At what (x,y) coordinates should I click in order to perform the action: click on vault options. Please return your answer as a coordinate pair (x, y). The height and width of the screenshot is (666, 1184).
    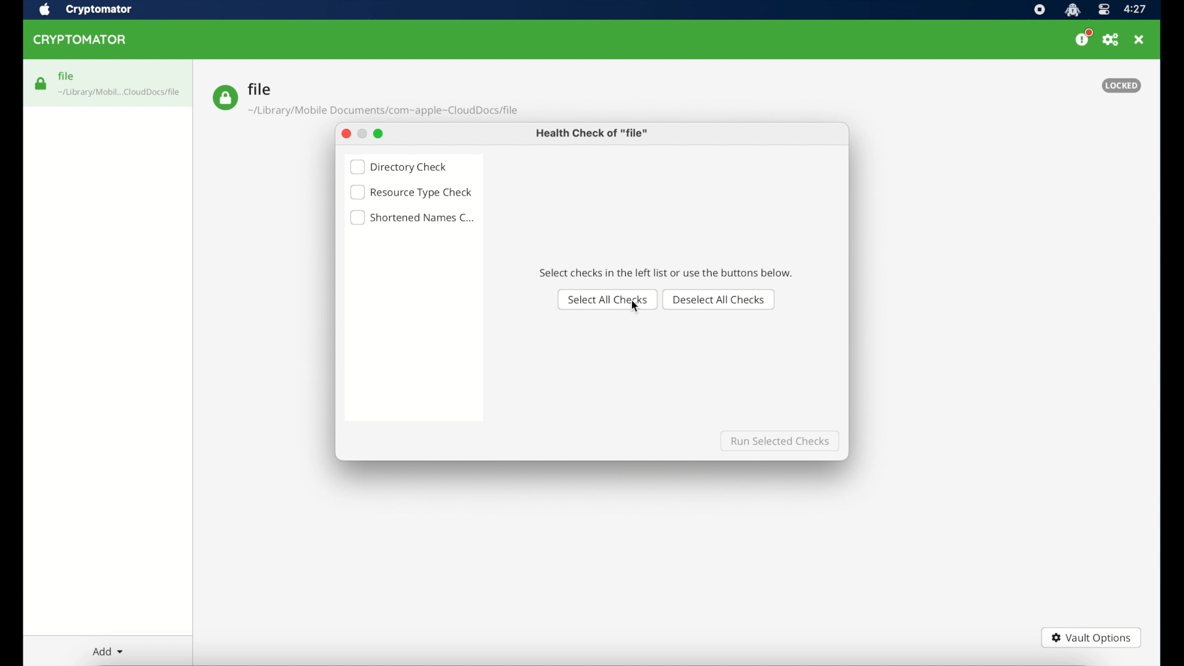
    Looking at the image, I should click on (1091, 638).